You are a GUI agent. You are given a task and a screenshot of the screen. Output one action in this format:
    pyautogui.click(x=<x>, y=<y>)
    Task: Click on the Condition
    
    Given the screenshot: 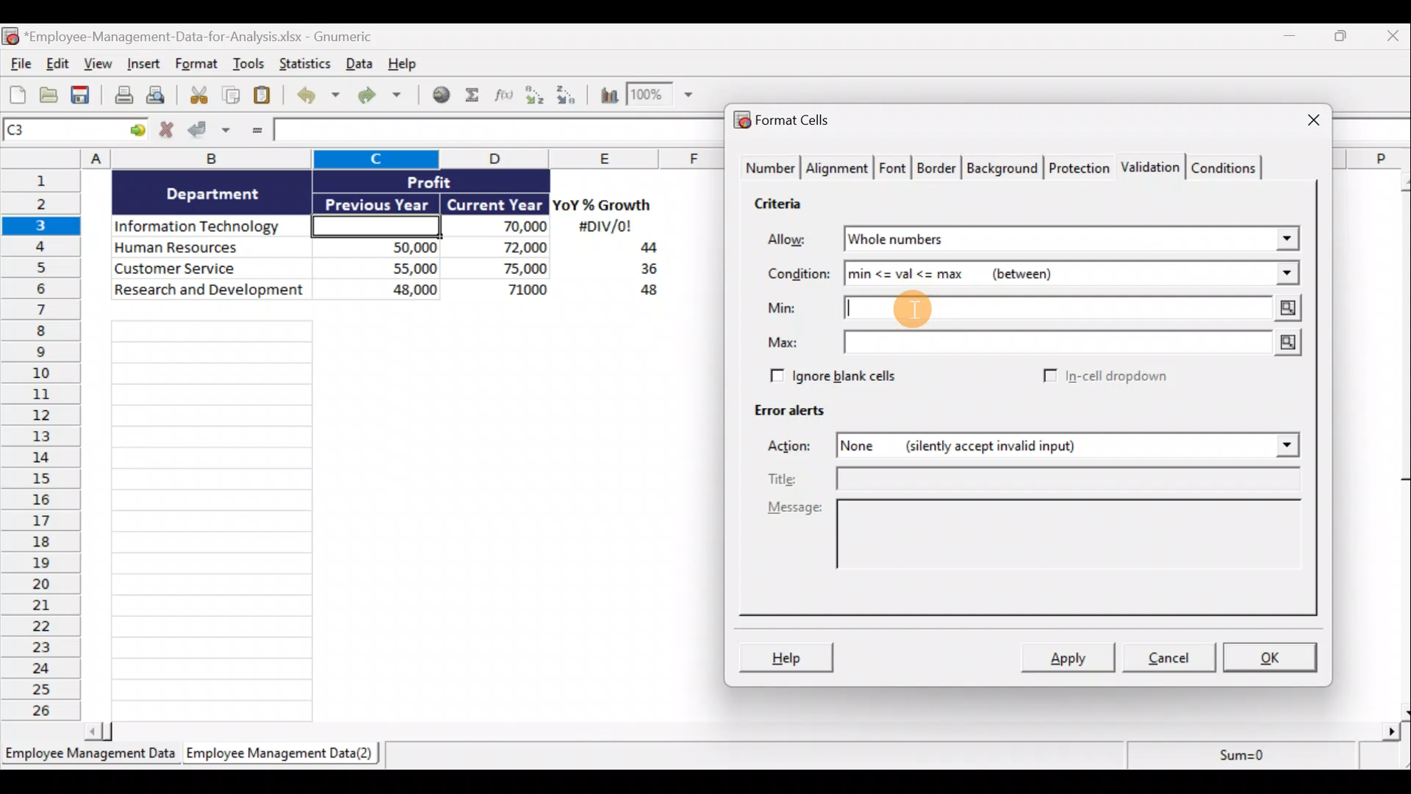 What is the action you would take?
    pyautogui.click(x=800, y=277)
    